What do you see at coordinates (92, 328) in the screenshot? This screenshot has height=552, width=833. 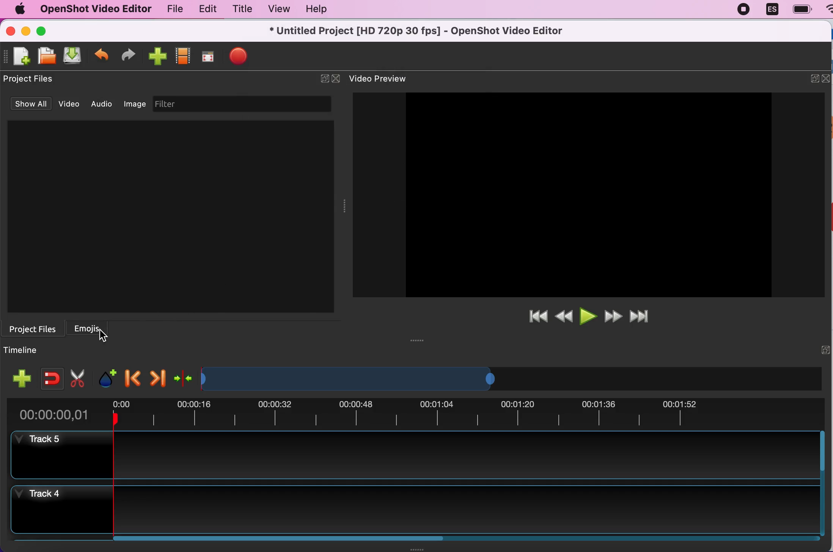 I see `emojis` at bounding box center [92, 328].